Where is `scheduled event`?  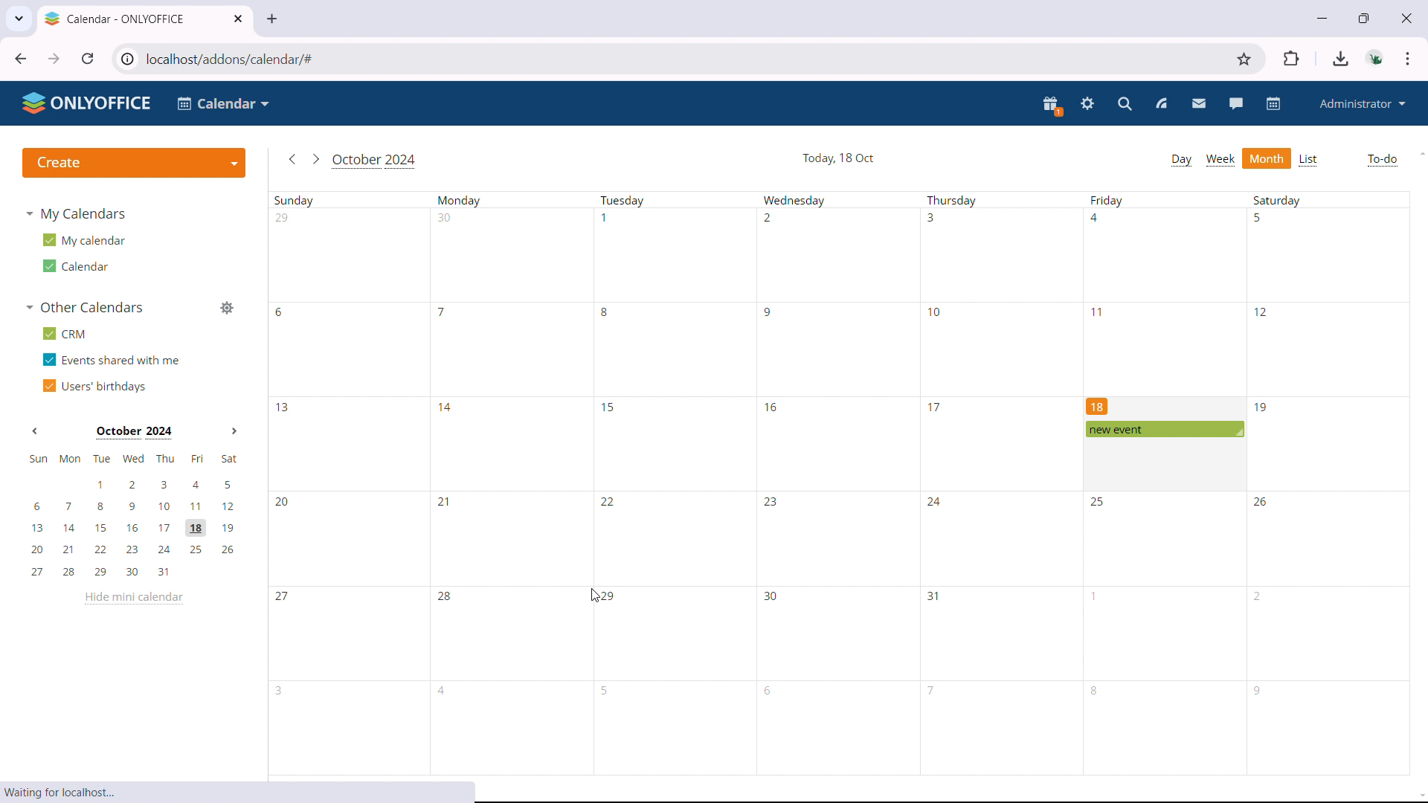
scheduled event is located at coordinates (1163, 429).